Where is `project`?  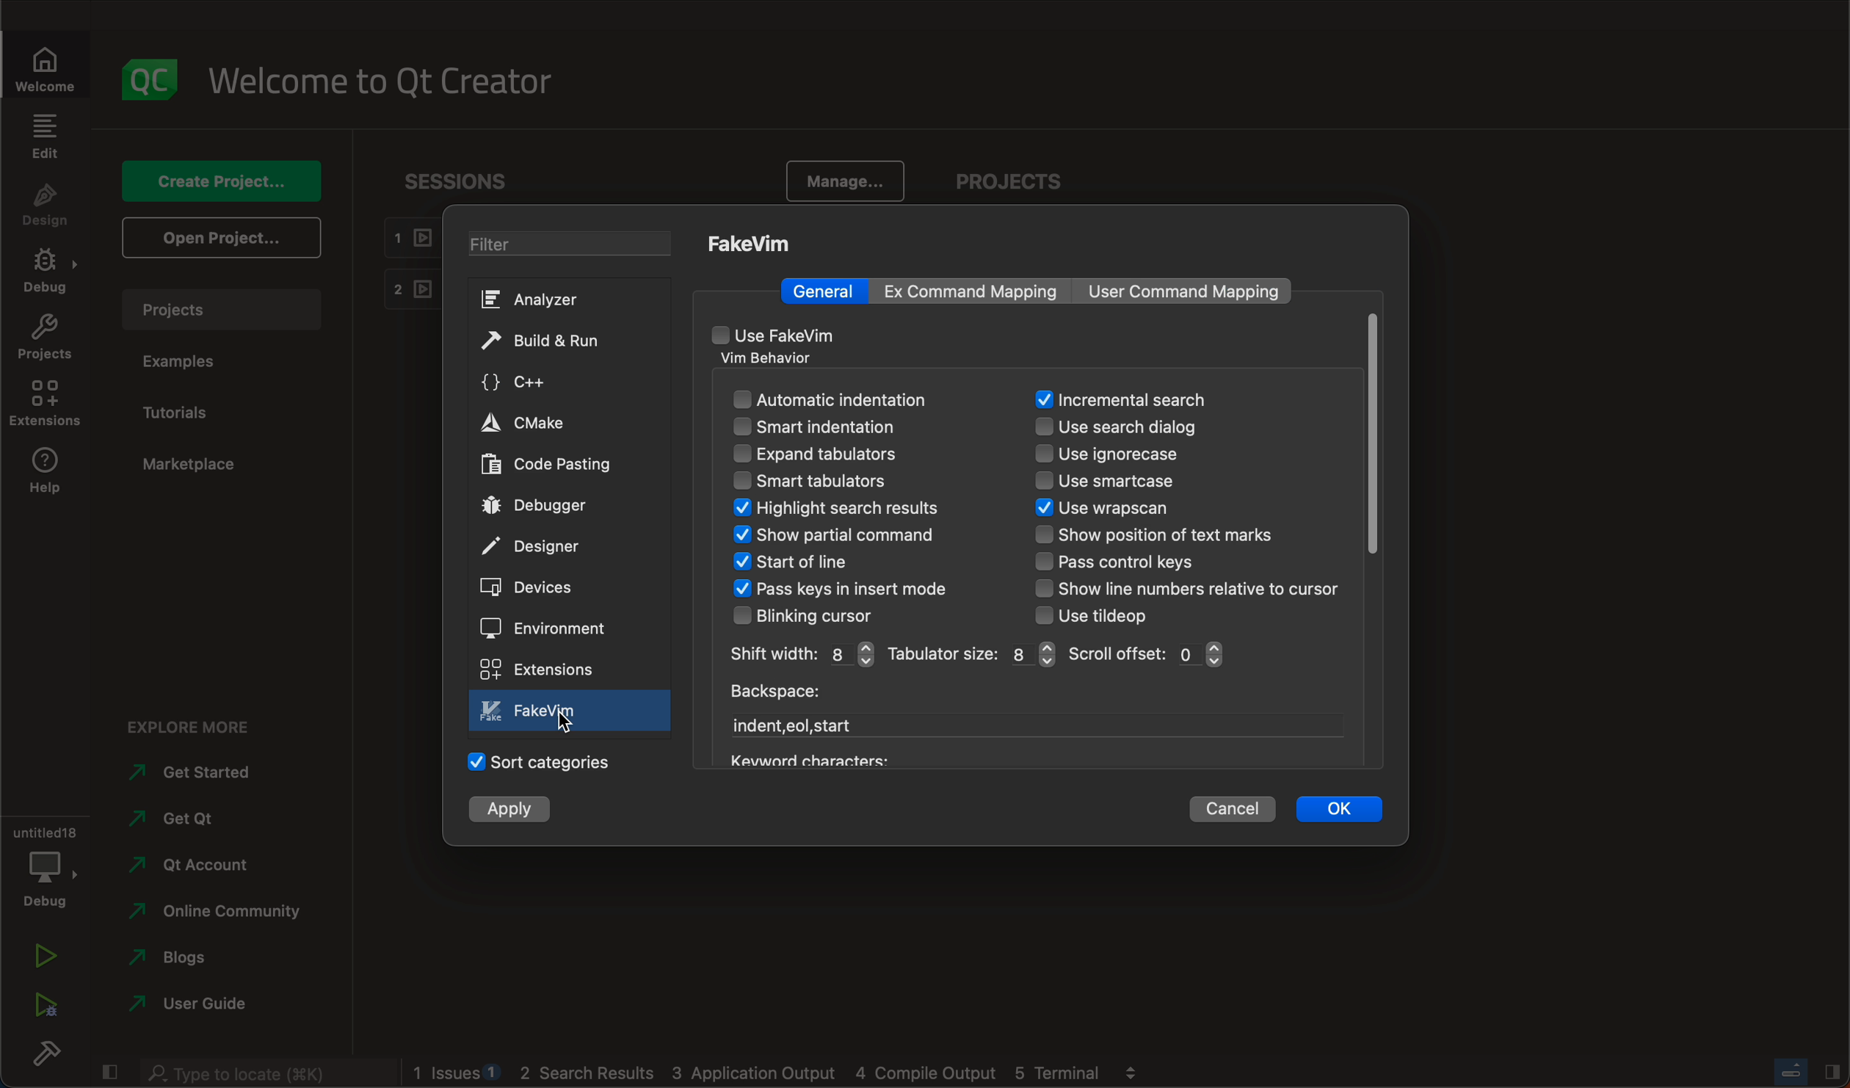
project is located at coordinates (1018, 178).